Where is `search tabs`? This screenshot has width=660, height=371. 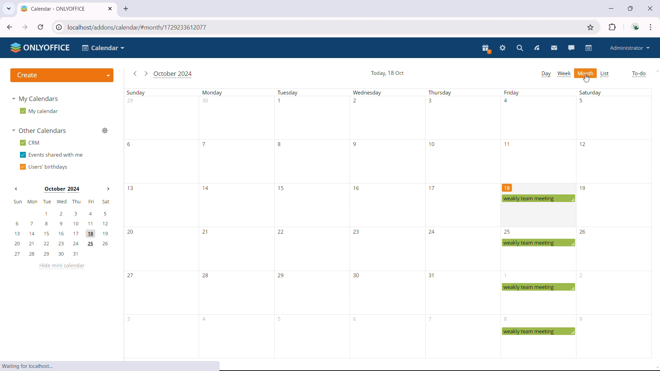 search tabs is located at coordinates (8, 9).